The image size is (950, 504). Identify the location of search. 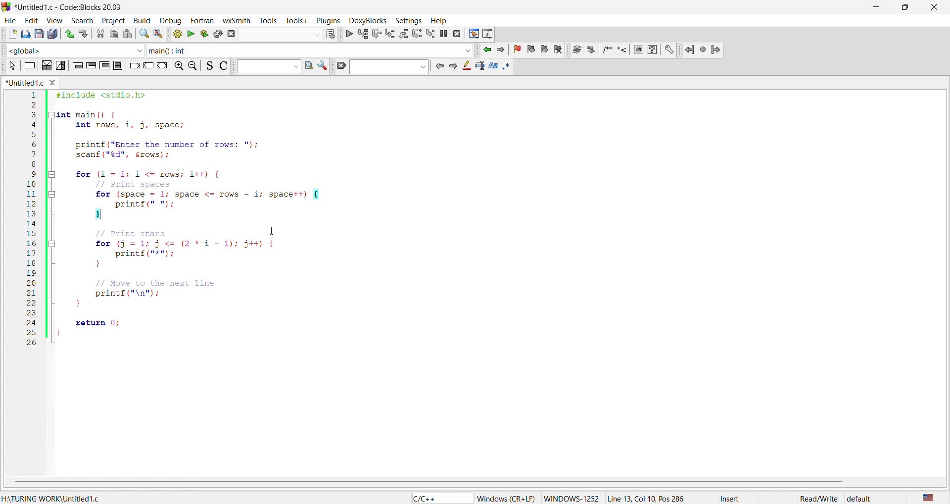
(308, 65).